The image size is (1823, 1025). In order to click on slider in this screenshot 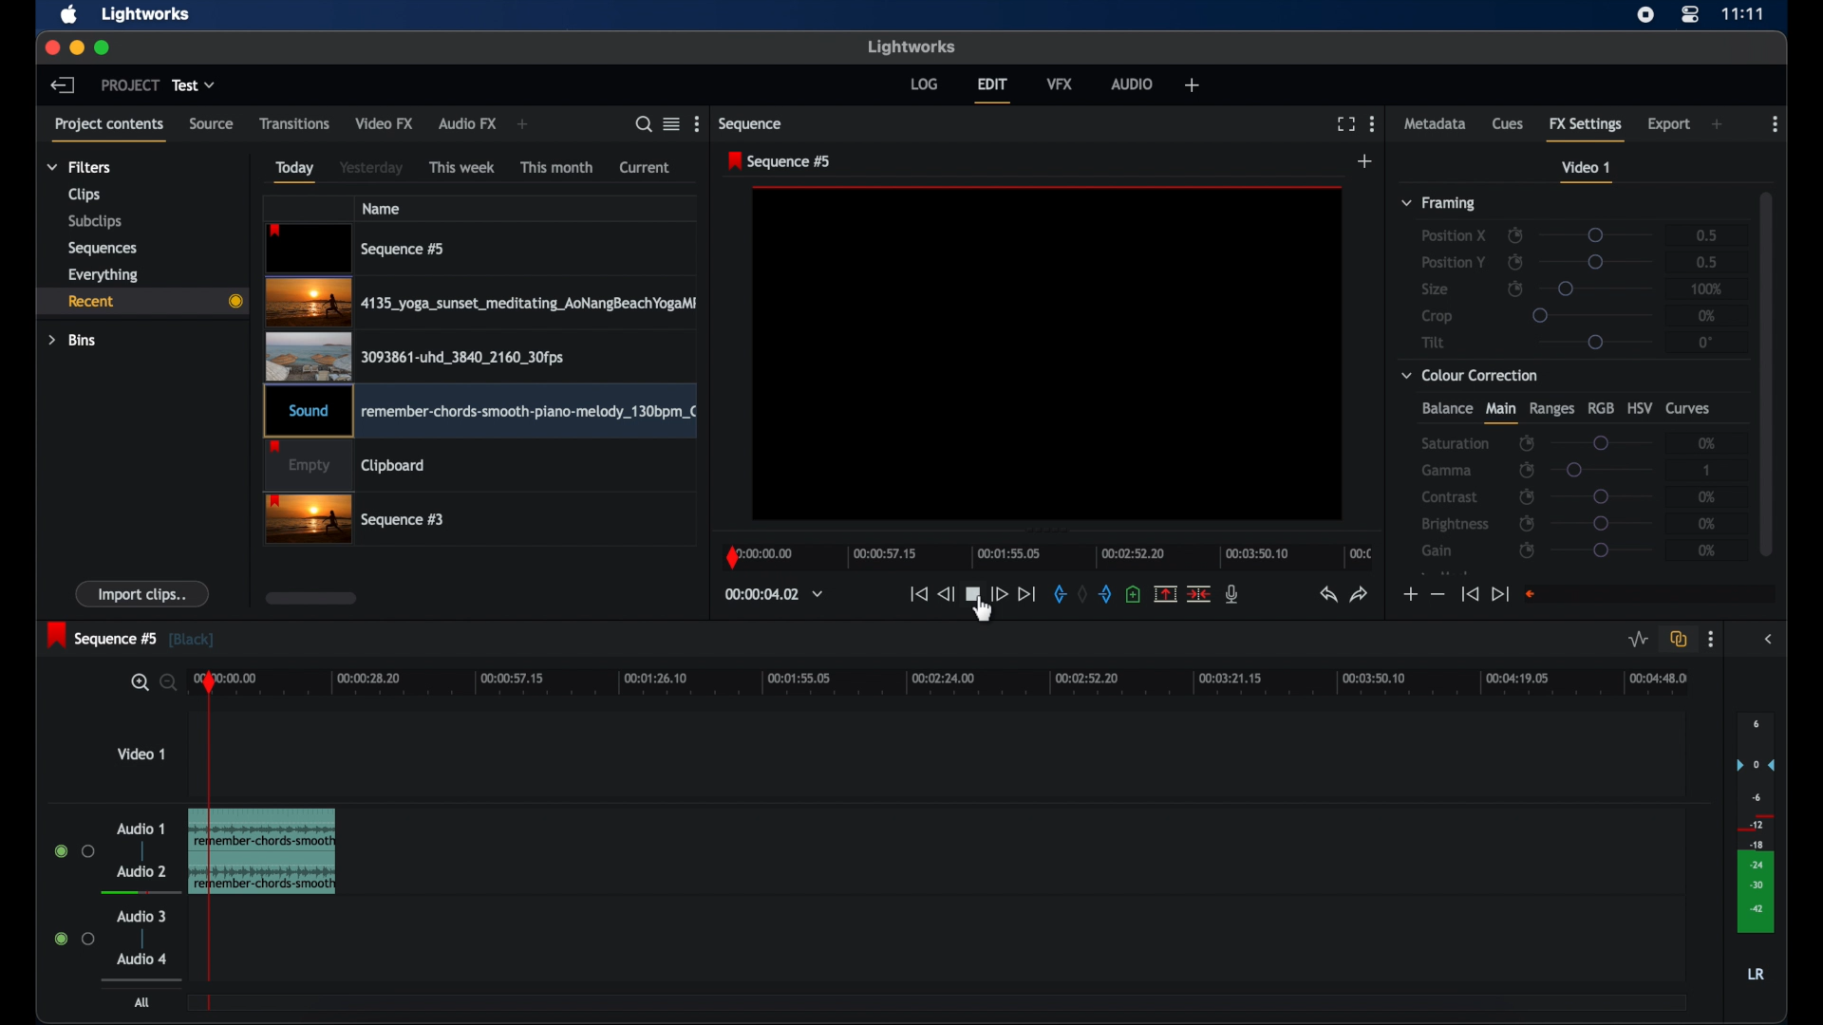, I will do `click(1597, 235)`.